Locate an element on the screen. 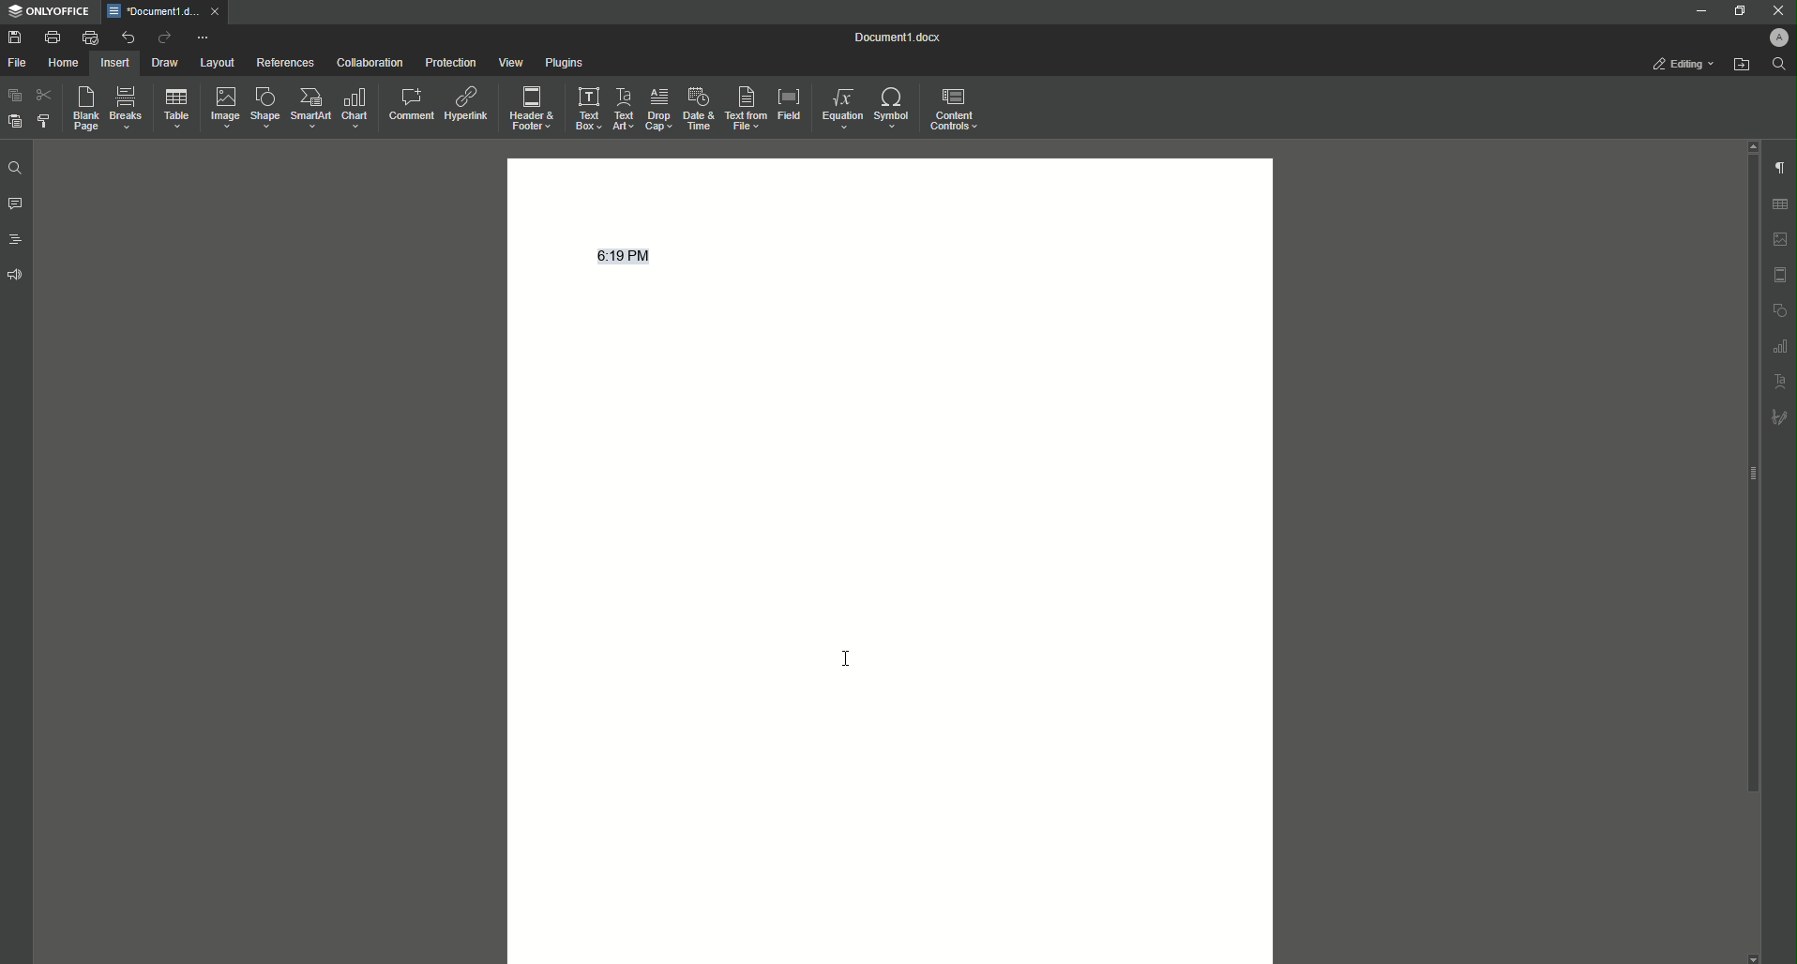 Image resolution: width=1797 pixels, height=964 pixels. Protection is located at coordinates (446, 61).